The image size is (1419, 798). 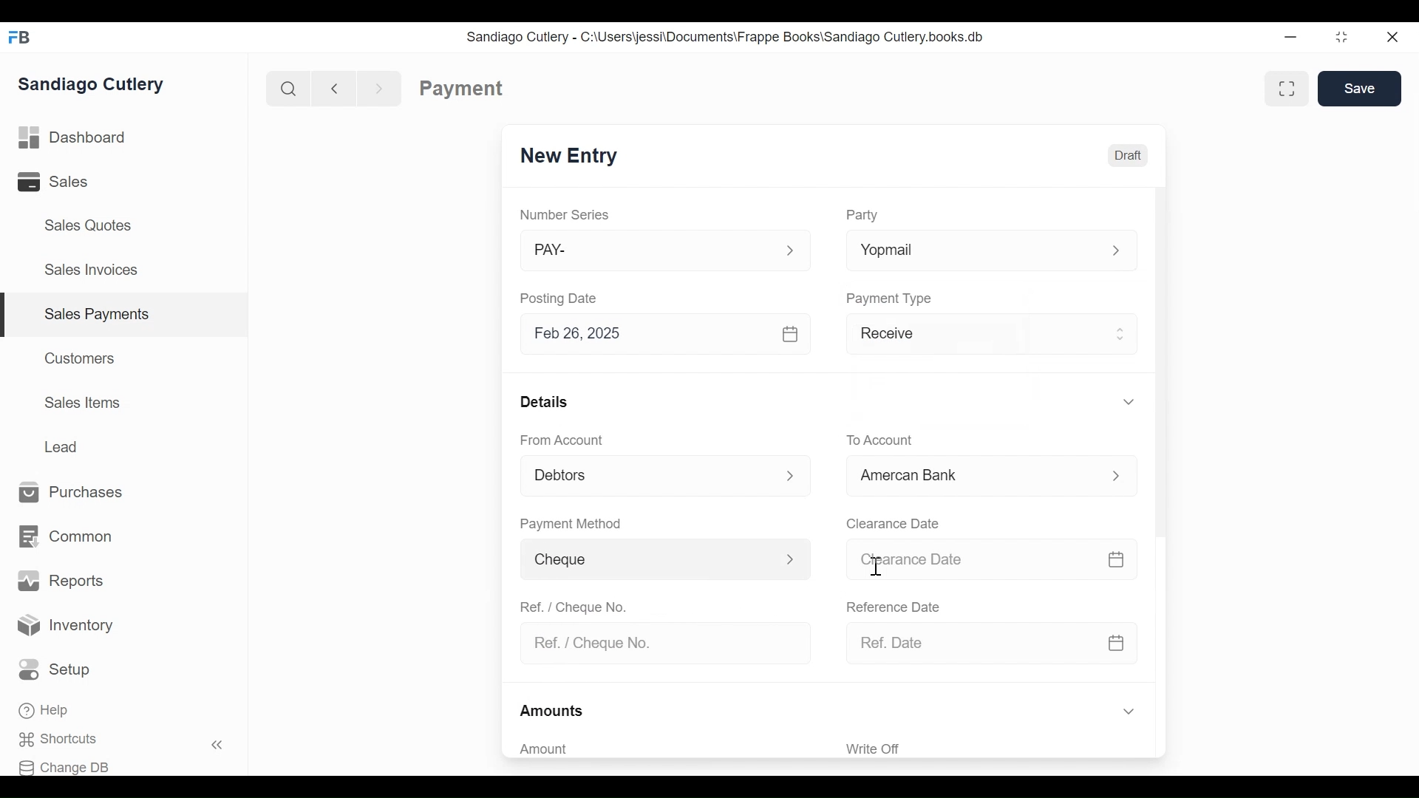 I want to click on Shortcuts, so click(x=67, y=740).